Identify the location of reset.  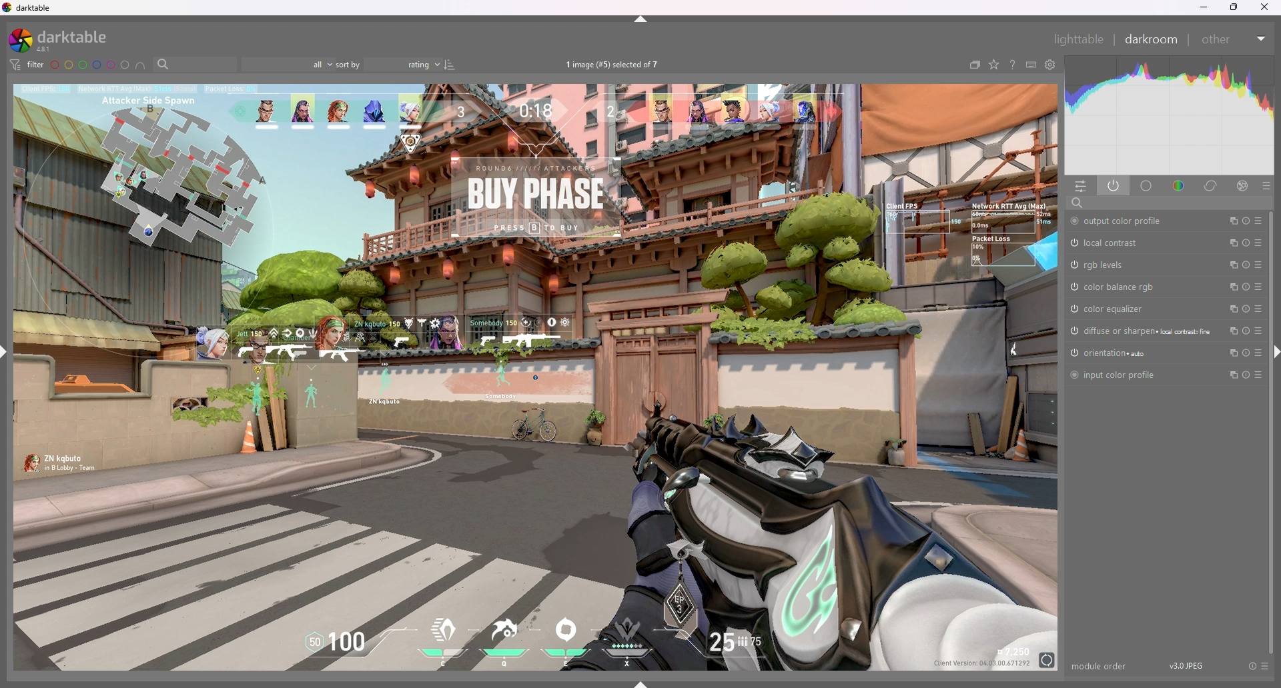
(1246, 287).